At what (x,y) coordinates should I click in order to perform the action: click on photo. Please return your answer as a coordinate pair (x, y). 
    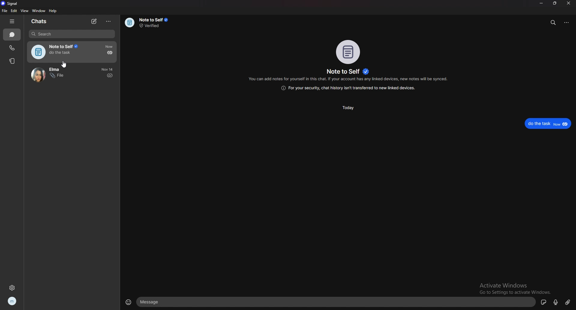
    Looking at the image, I should click on (348, 52).